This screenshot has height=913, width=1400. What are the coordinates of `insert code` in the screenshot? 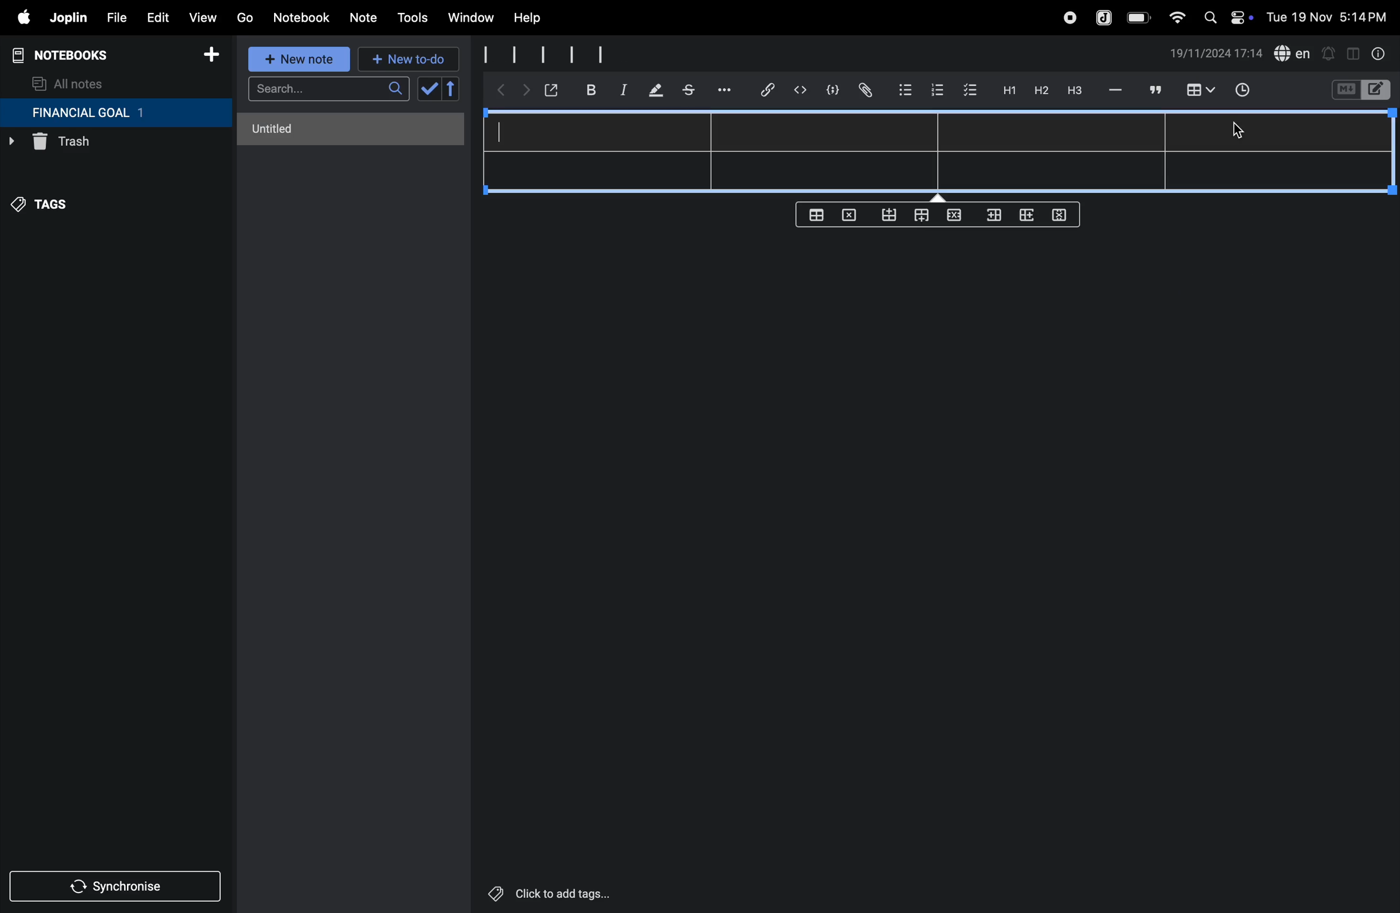 It's located at (801, 90).